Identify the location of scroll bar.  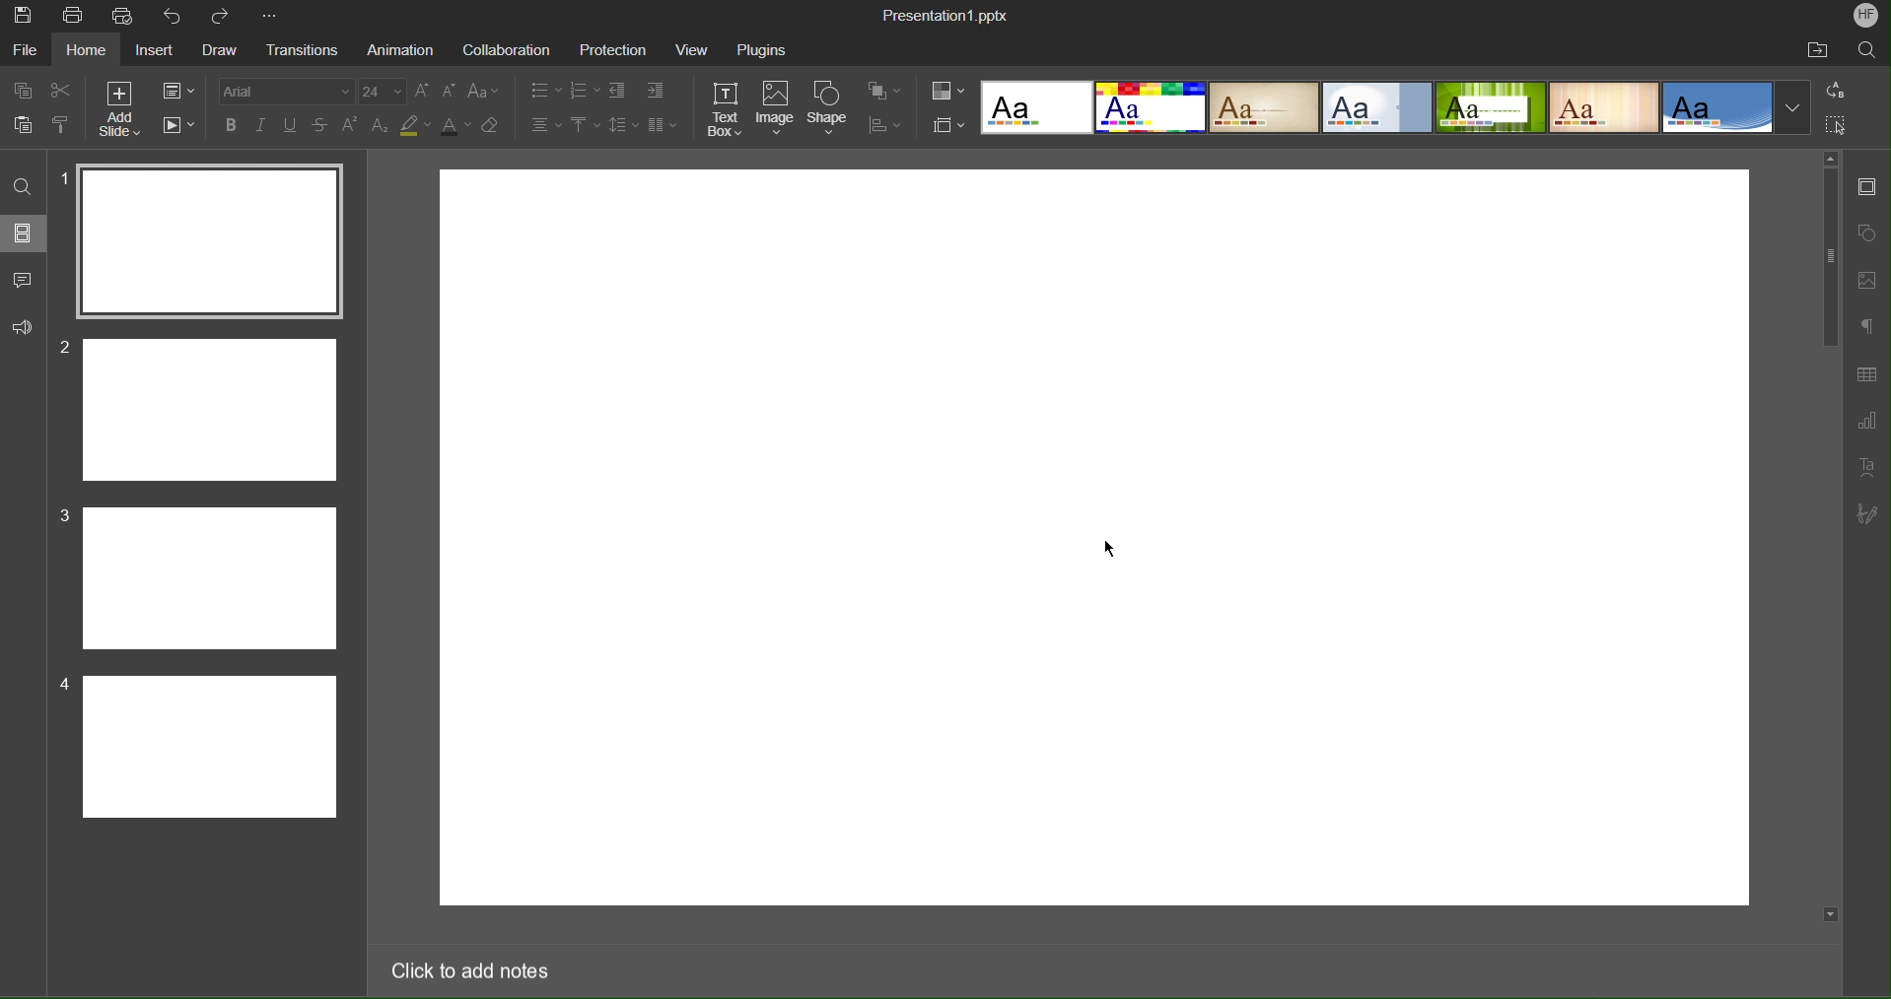
(1832, 533).